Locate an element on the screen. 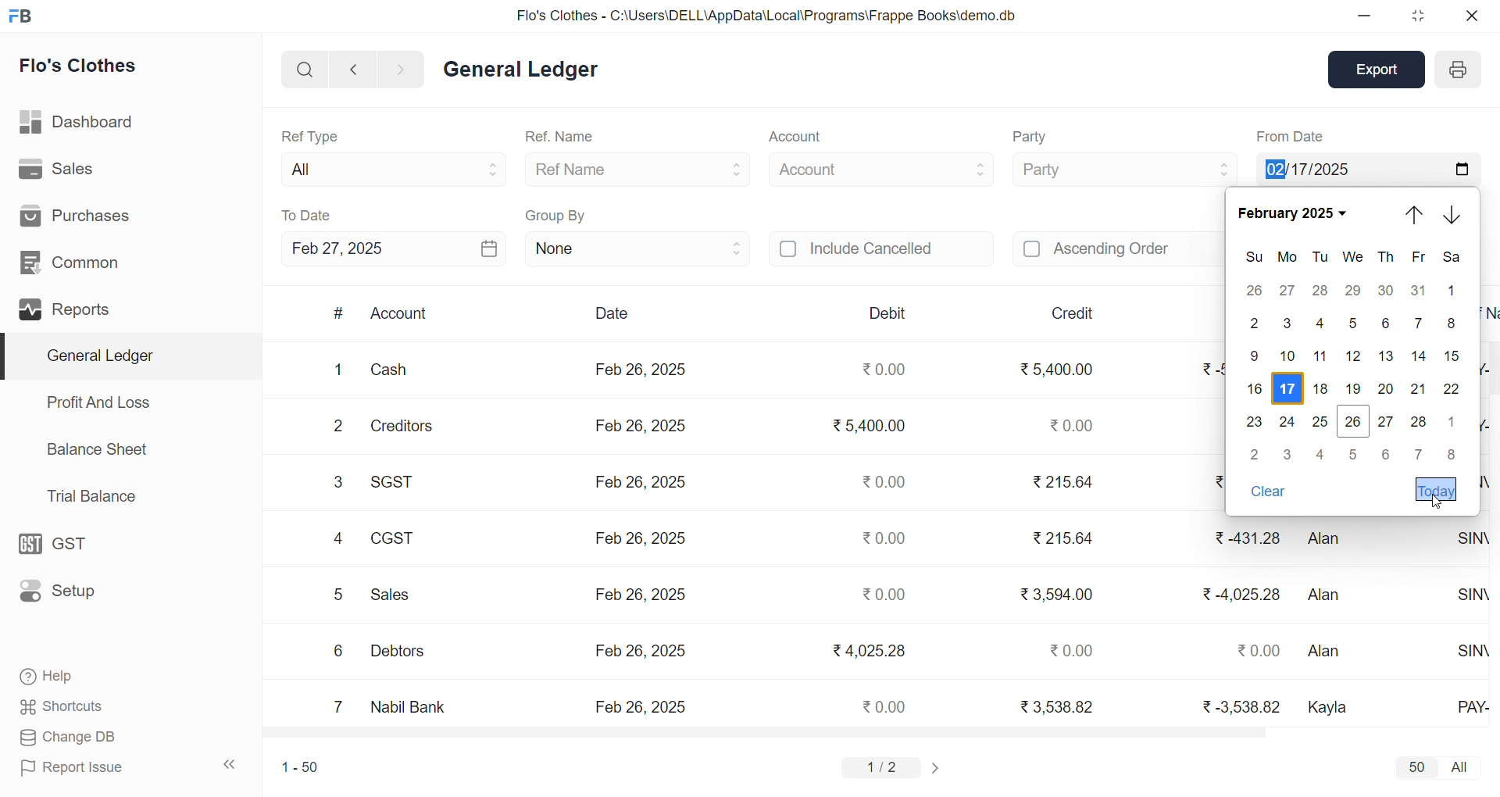 This screenshot has height=797, width=1500. HORIZONTAL SCROLL BAR is located at coordinates (864, 733).